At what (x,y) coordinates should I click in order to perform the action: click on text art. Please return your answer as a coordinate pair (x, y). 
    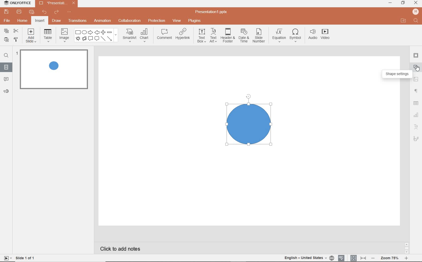
    Looking at the image, I should click on (214, 36).